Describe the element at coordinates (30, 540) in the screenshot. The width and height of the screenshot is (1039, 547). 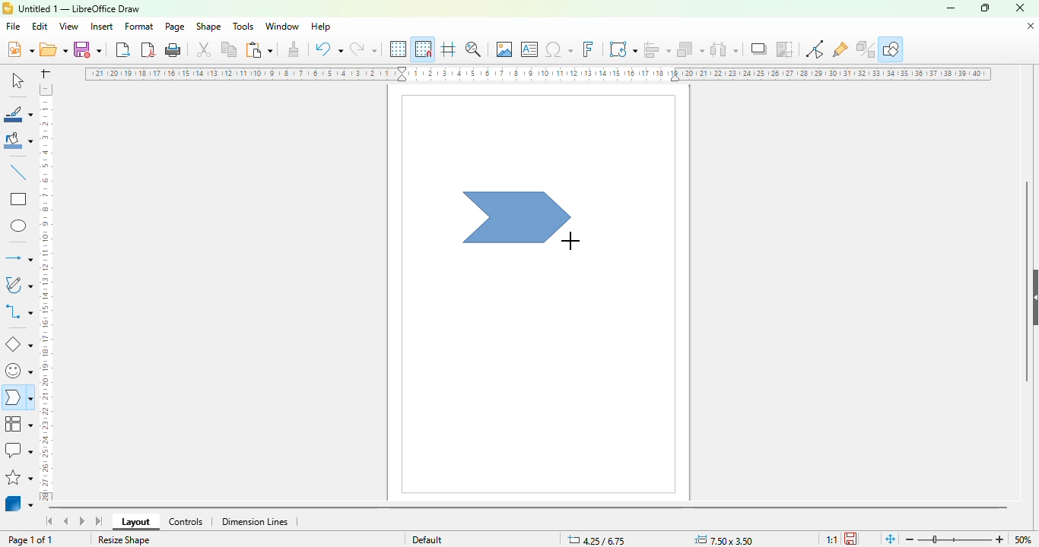
I see `page 1 of 1` at that location.